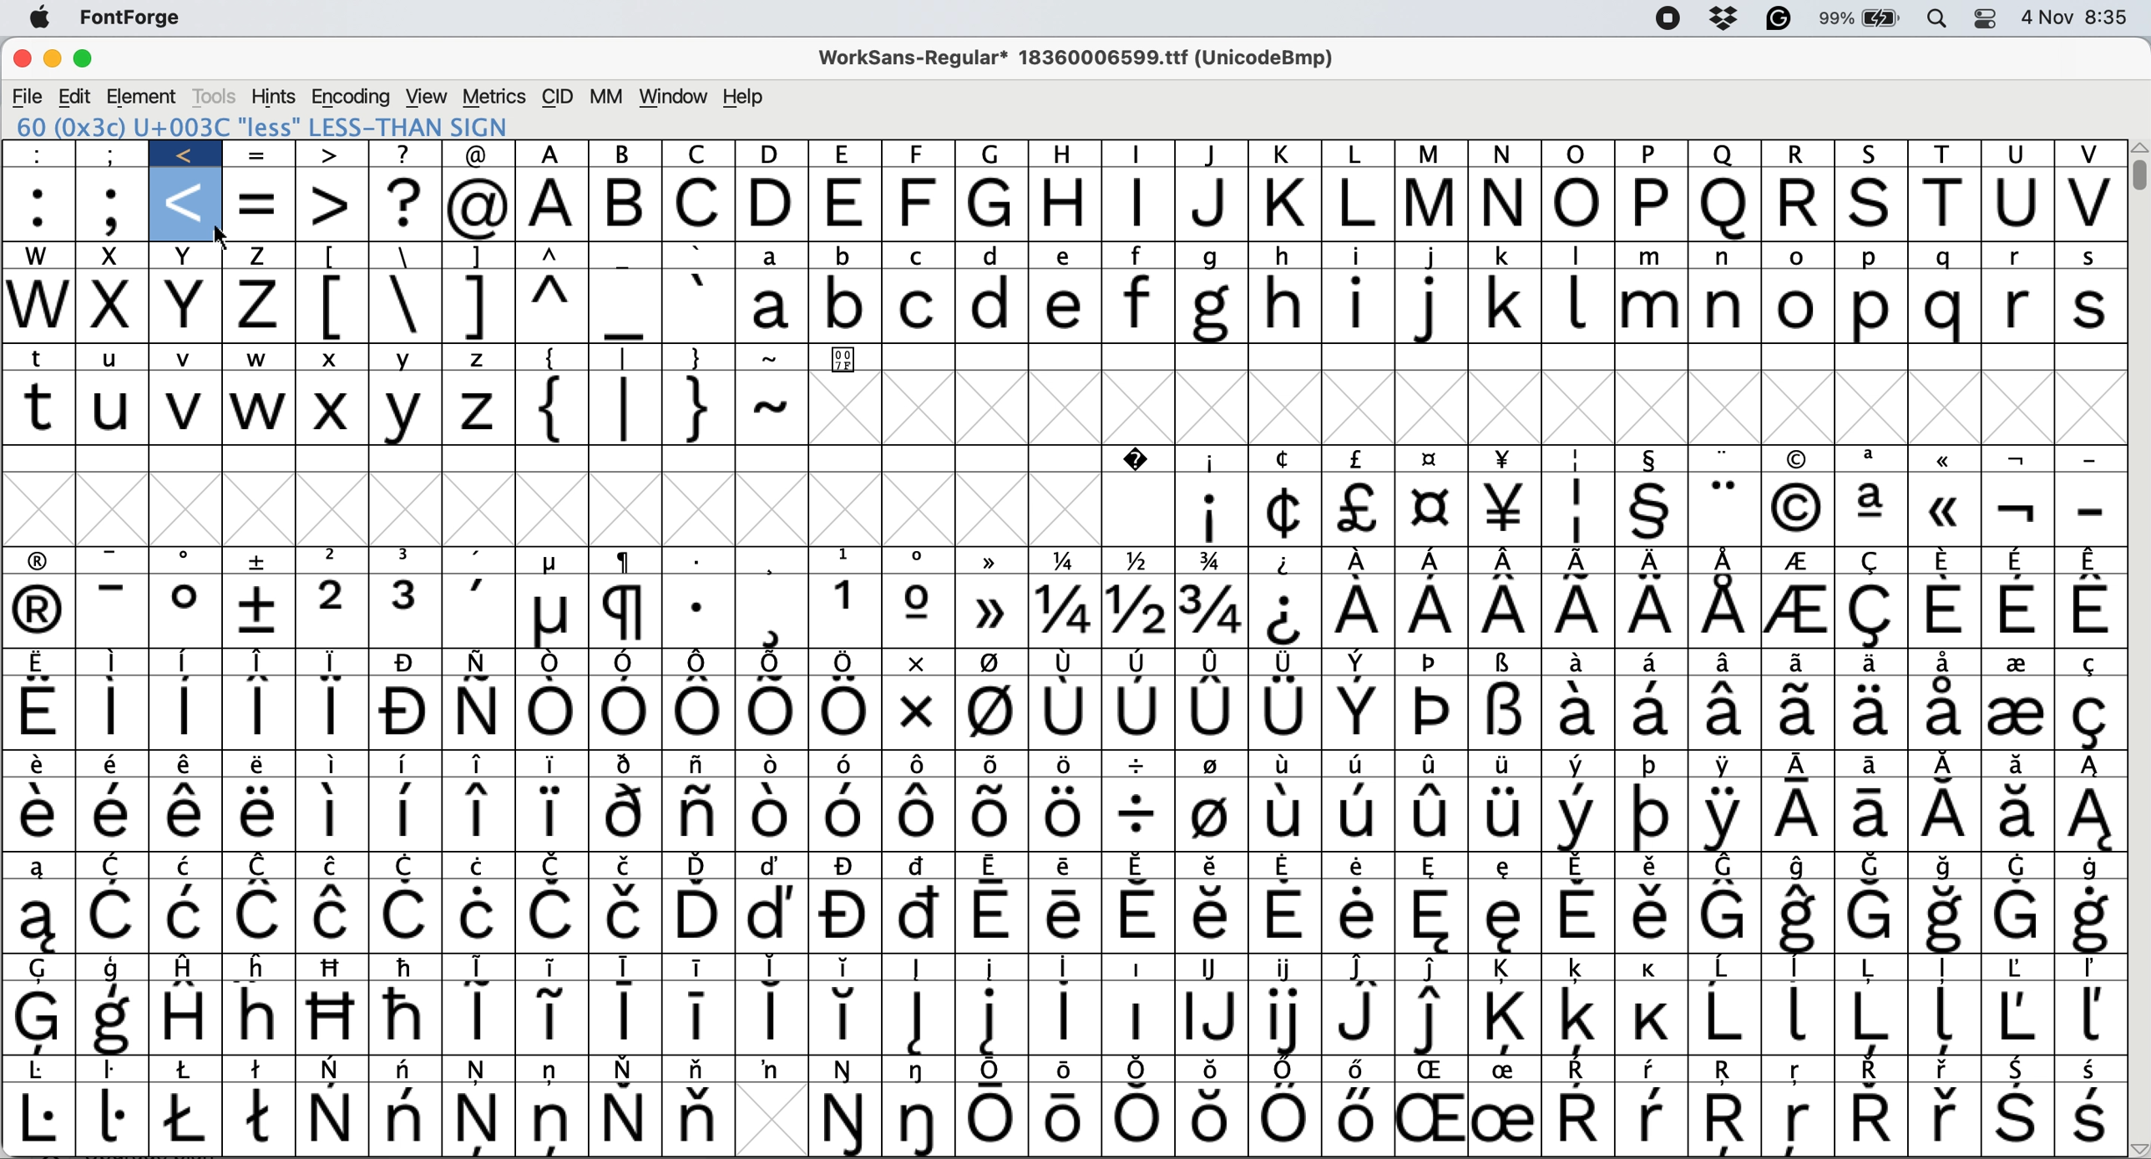 The height and width of the screenshot is (1159, 2151). Describe the element at coordinates (1505, 1069) in the screenshot. I see `Symbol` at that location.